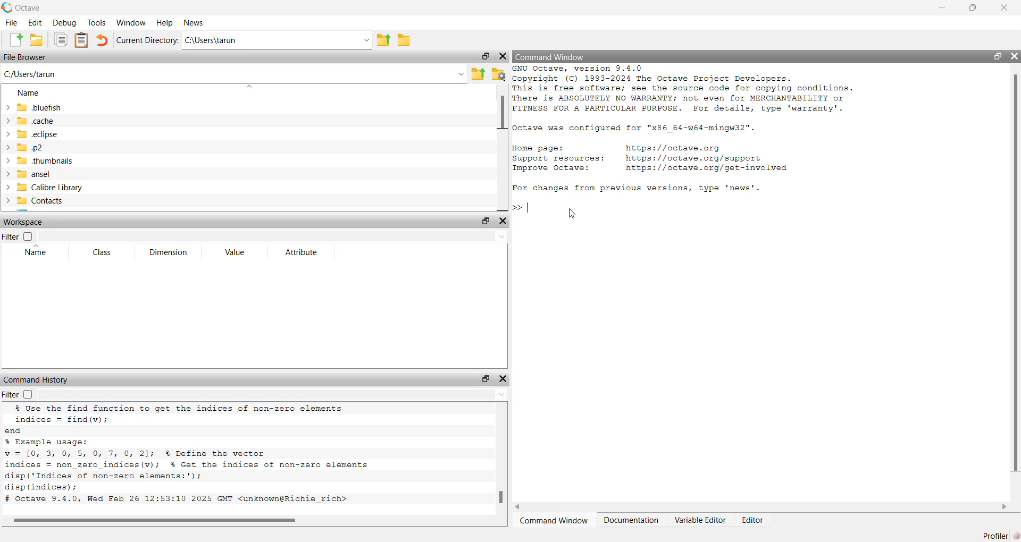 The width and height of the screenshot is (1021, 542). I want to click on vertical scroll bar, so click(502, 147).